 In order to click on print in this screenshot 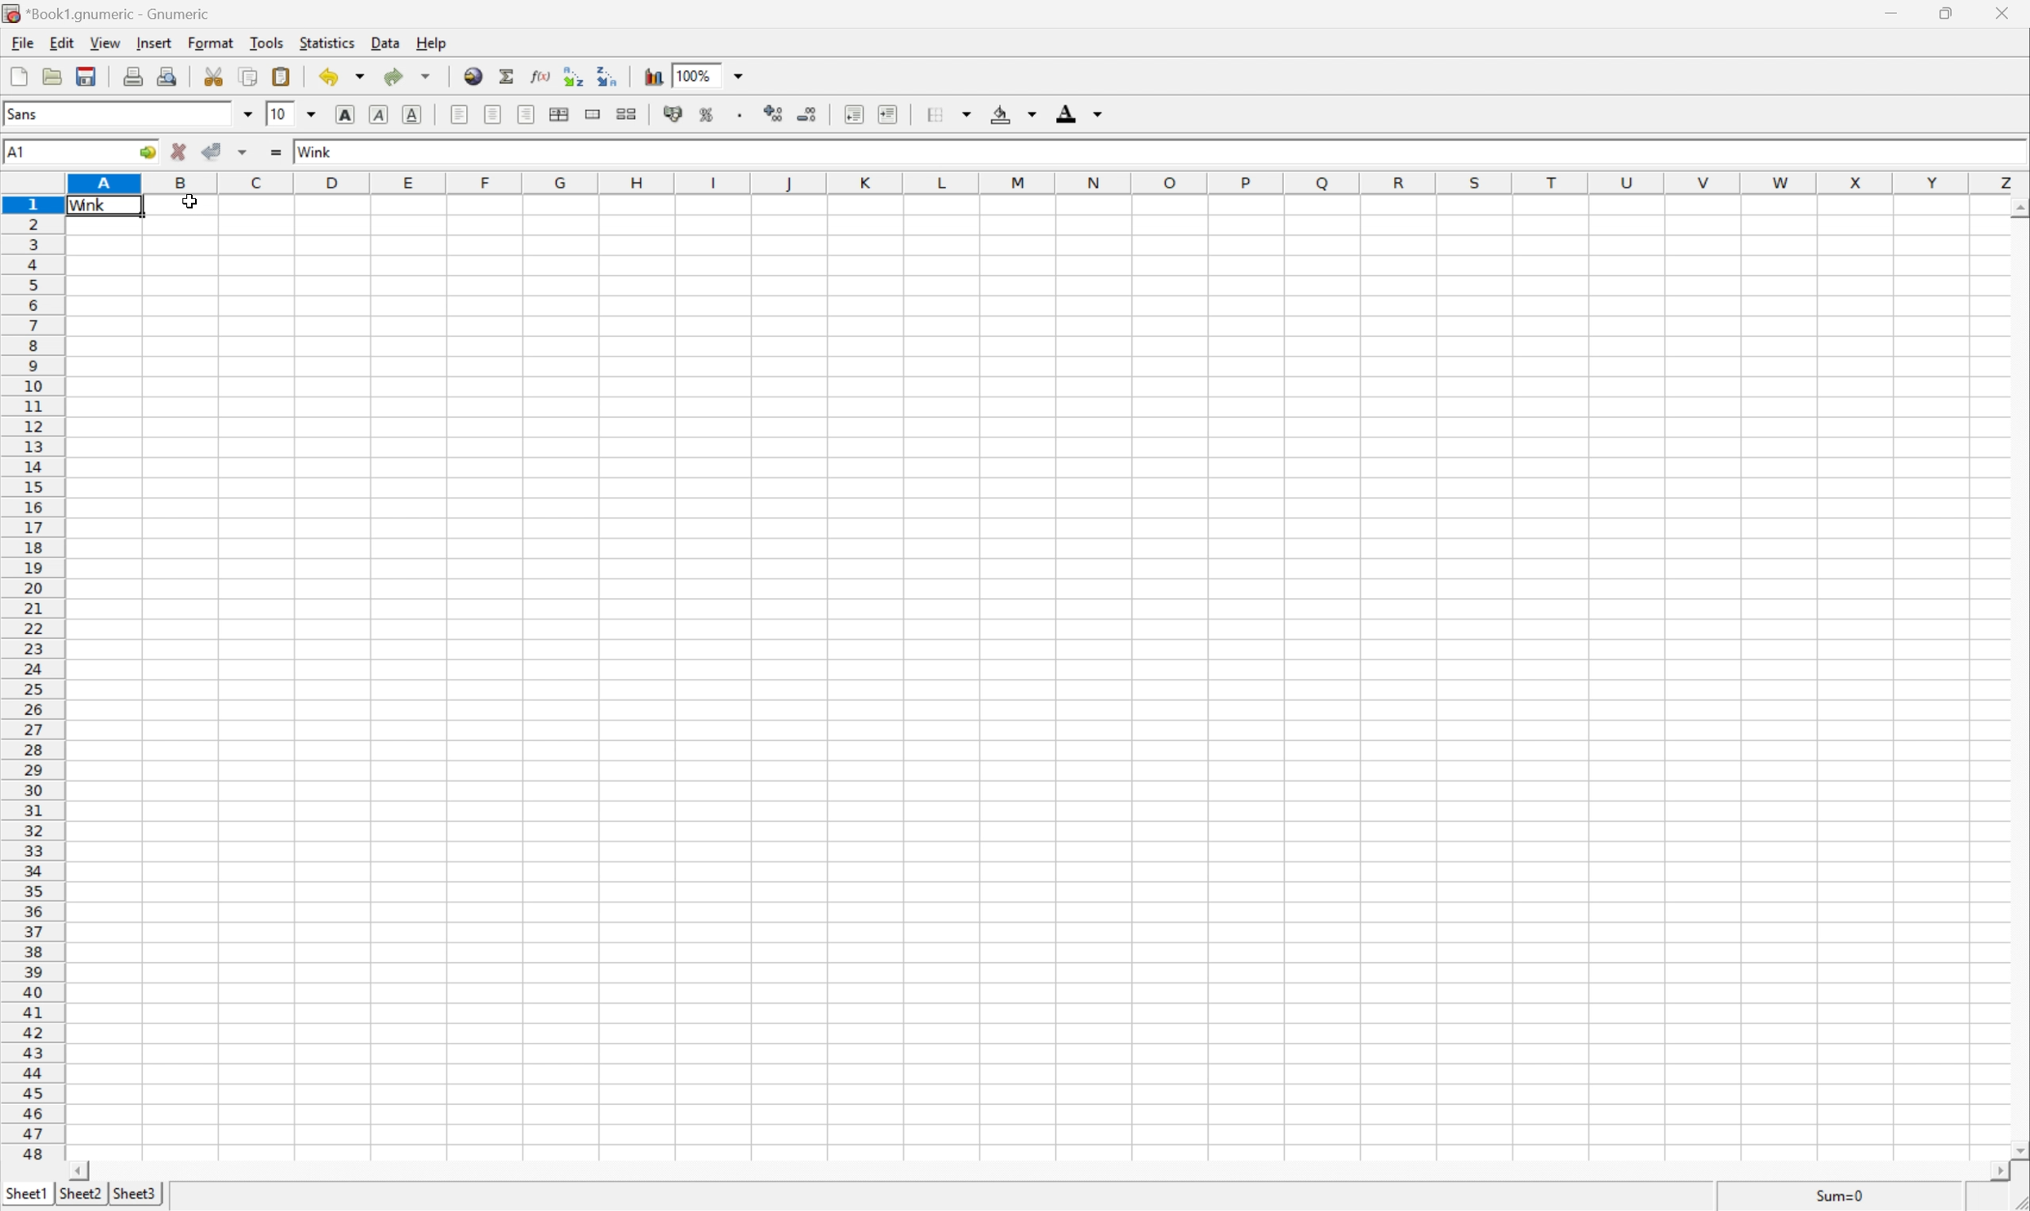, I will do `click(132, 76)`.